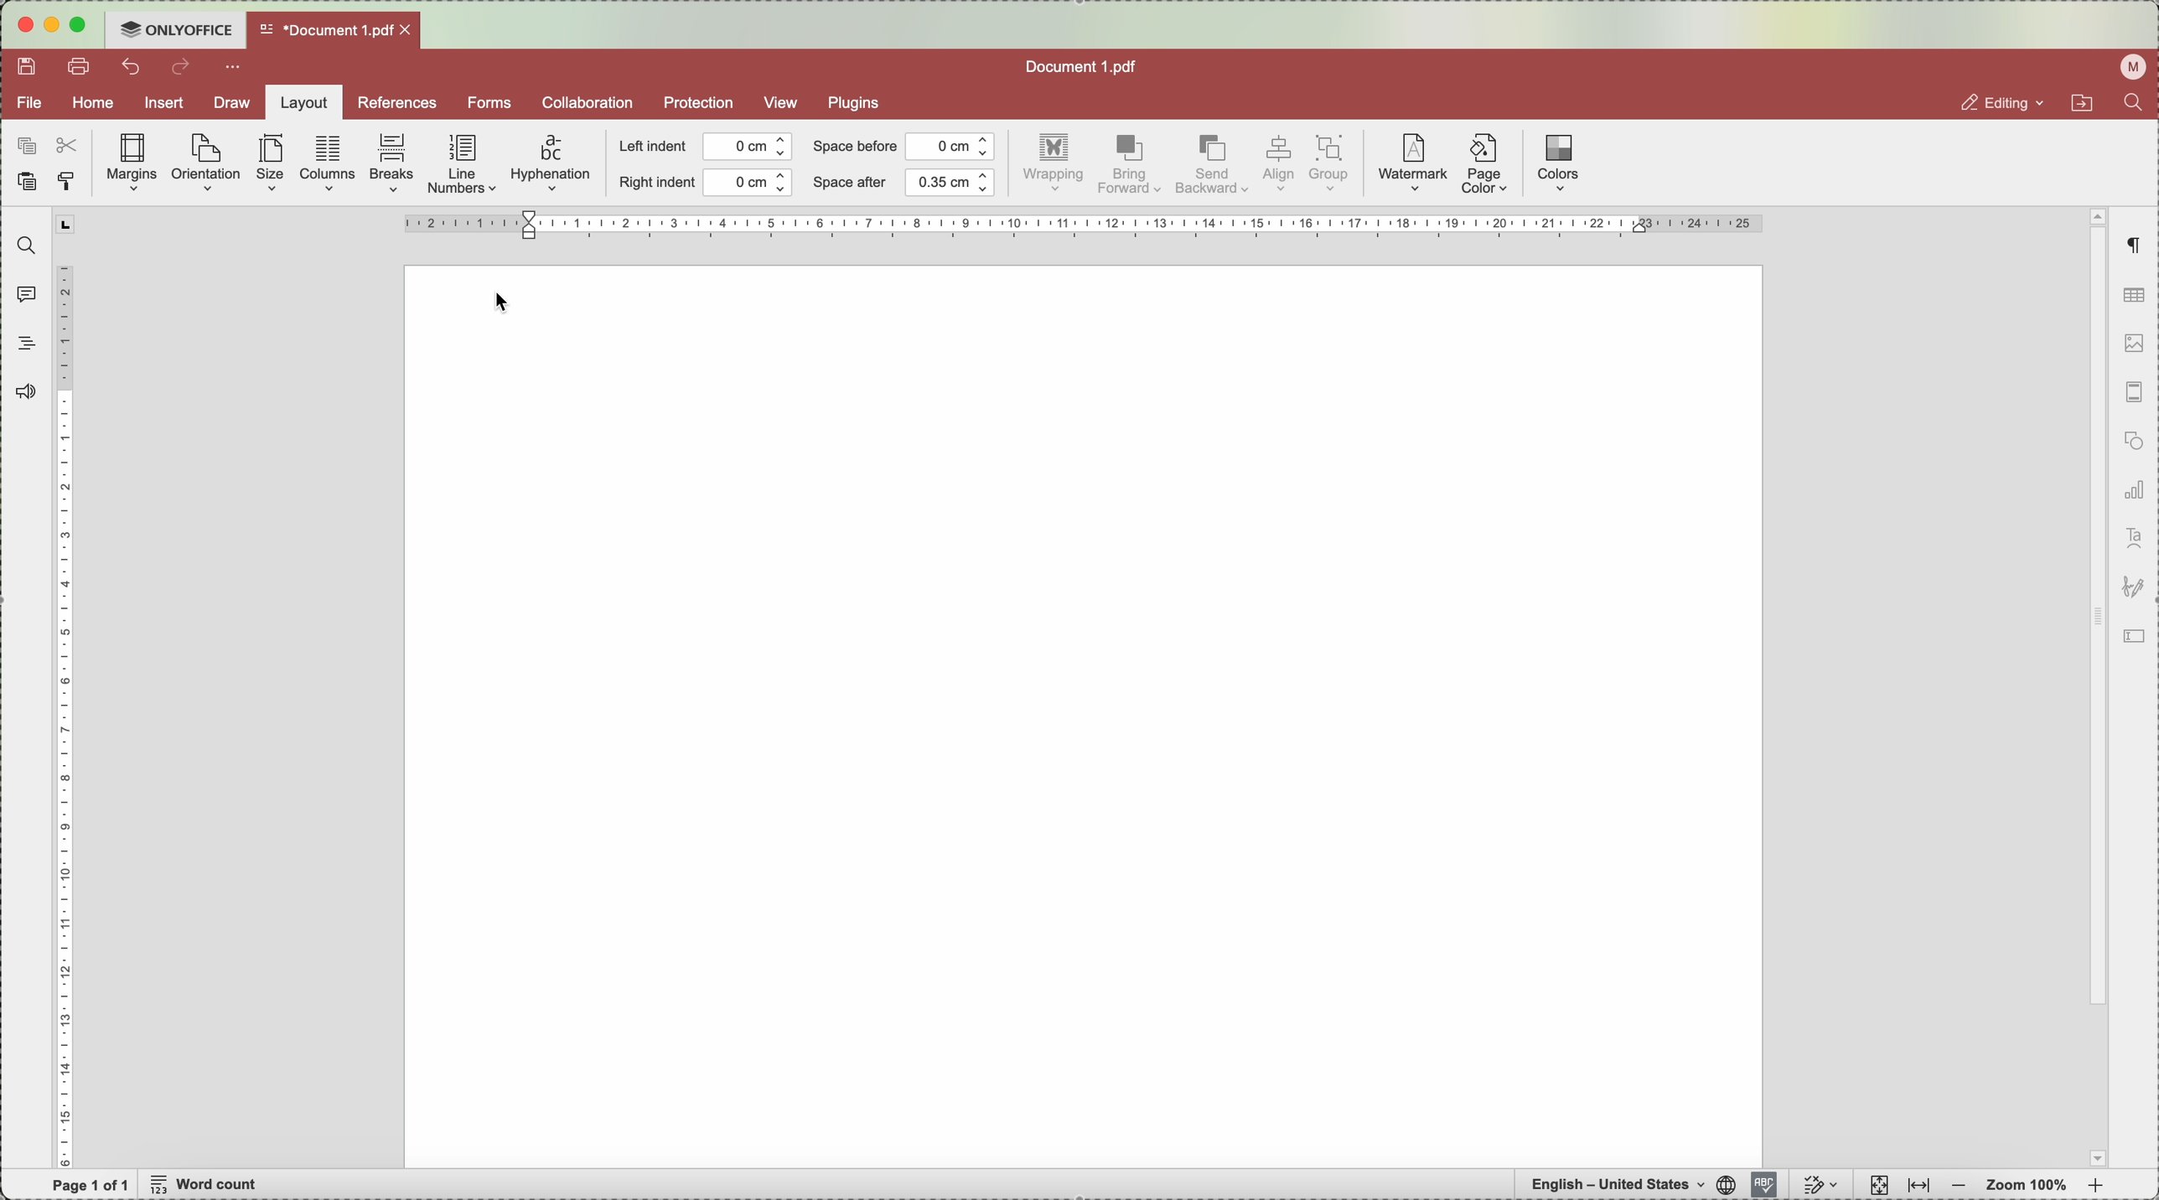 The width and height of the screenshot is (2159, 1200). I want to click on forms, so click(489, 102).